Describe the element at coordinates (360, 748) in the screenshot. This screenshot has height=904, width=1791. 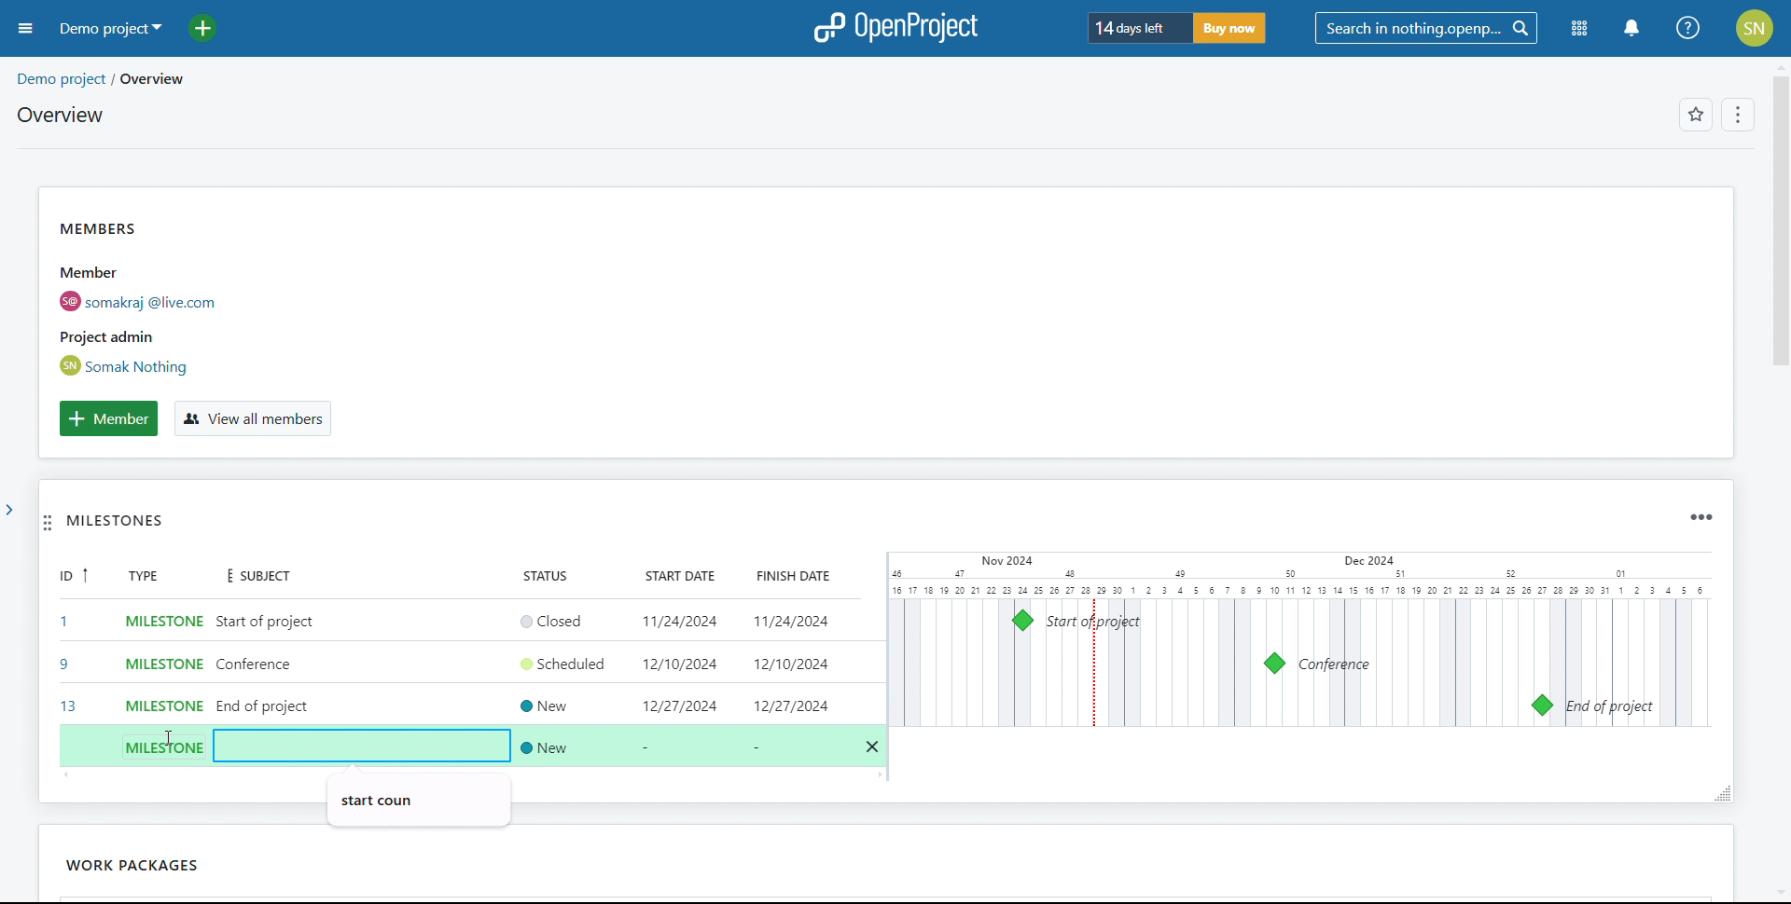
I see `add subject` at that location.